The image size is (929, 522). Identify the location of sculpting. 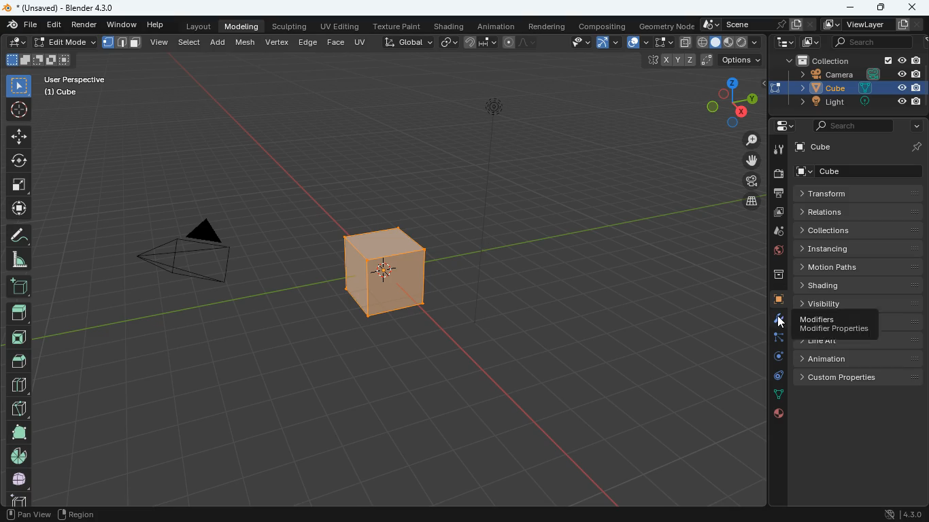
(292, 27).